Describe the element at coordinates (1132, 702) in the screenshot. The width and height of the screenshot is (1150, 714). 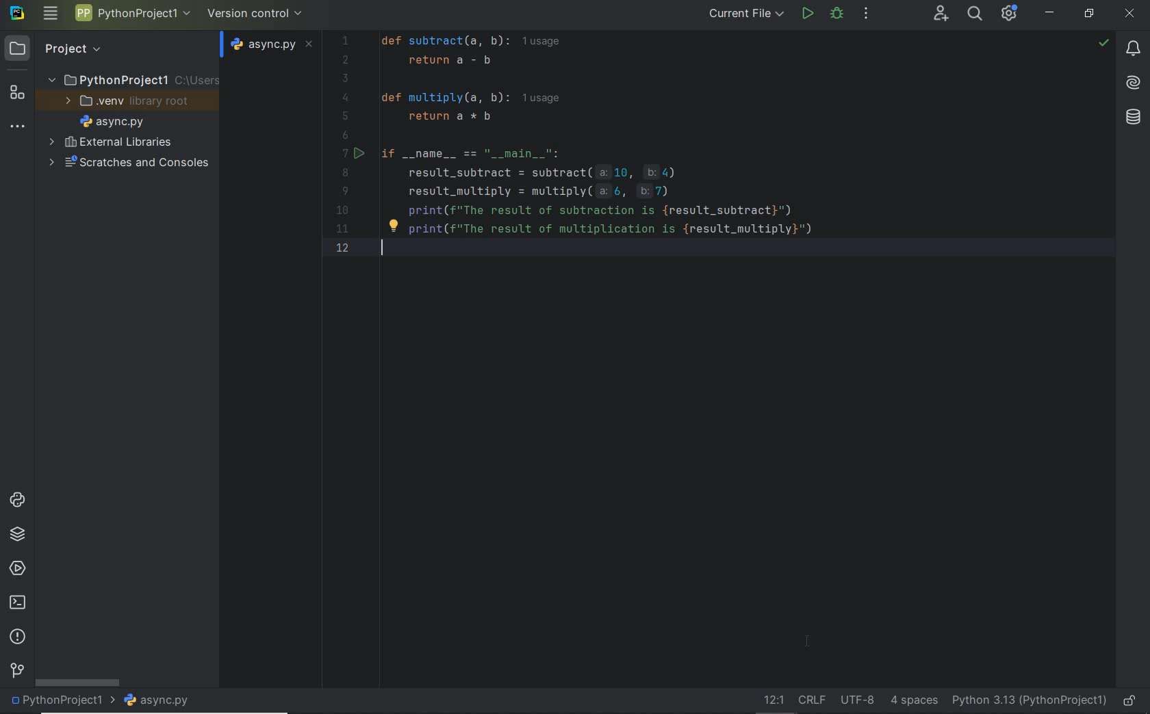
I see `make file ready only` at that location.